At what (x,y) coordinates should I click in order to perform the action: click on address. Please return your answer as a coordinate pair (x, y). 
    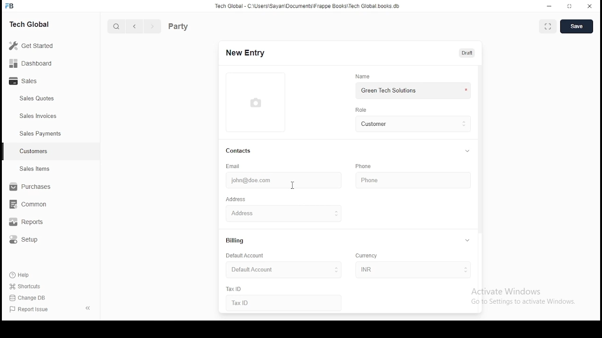
    Looking at the image, I should click on (236, 200).